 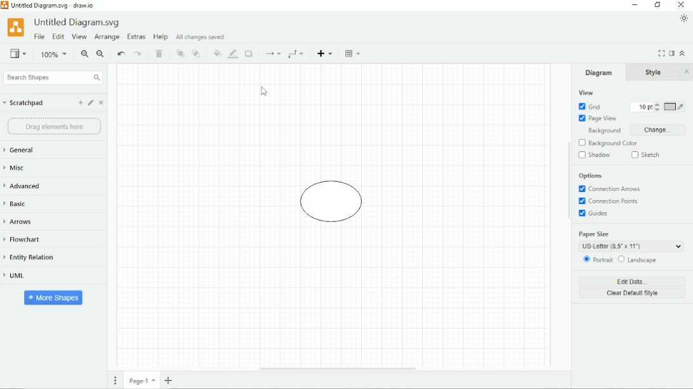 I want to click on Arrows, so click(x=22, y=223).